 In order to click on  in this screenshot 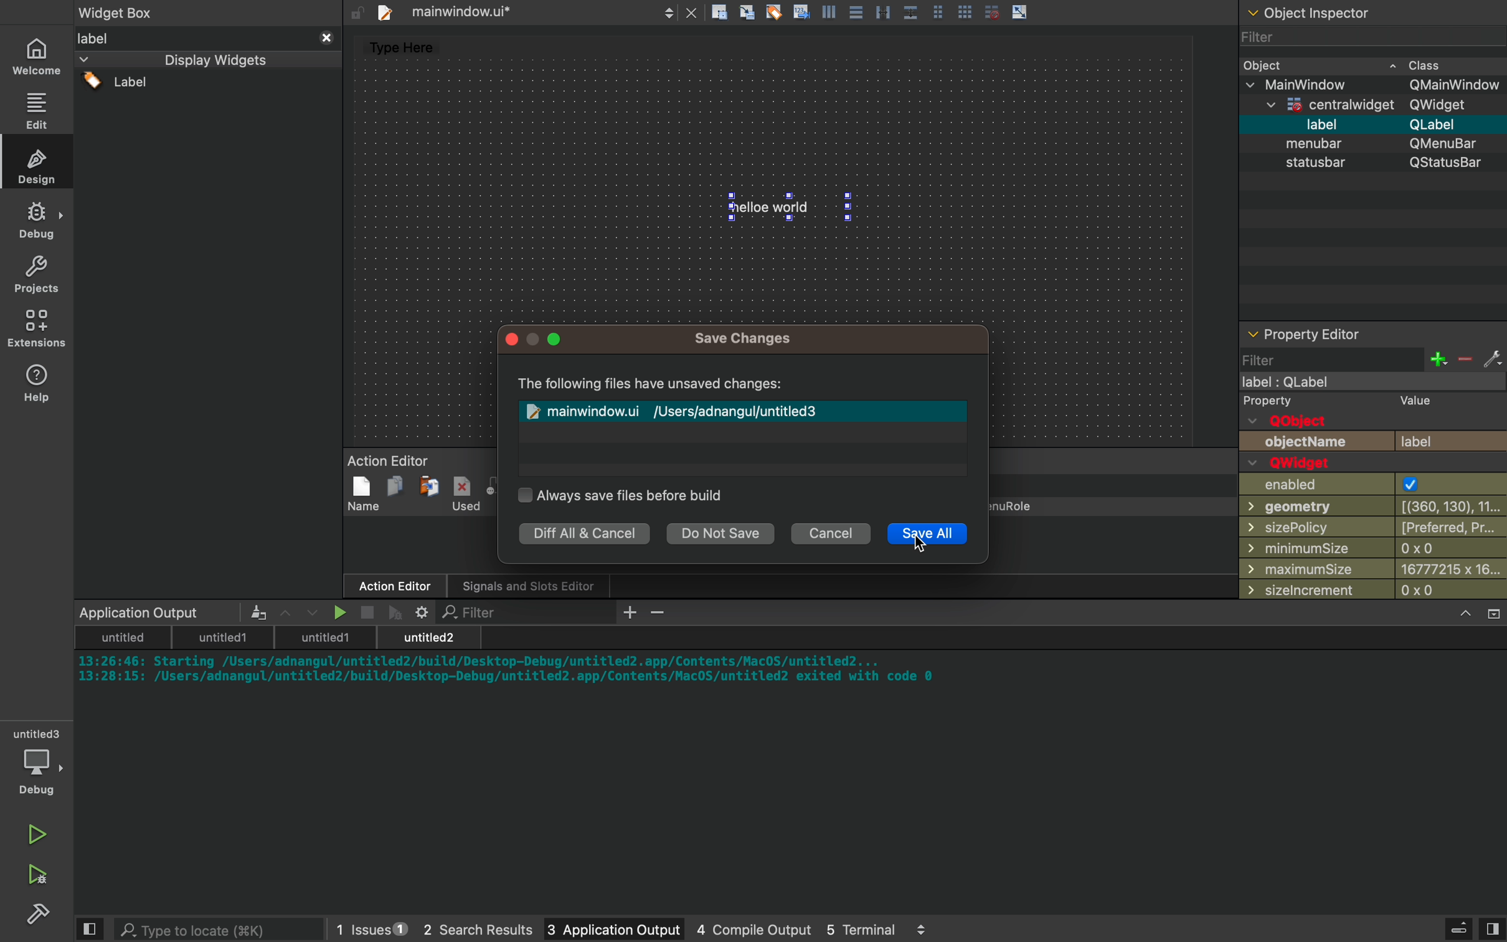, I will do `click(41, 916)`.